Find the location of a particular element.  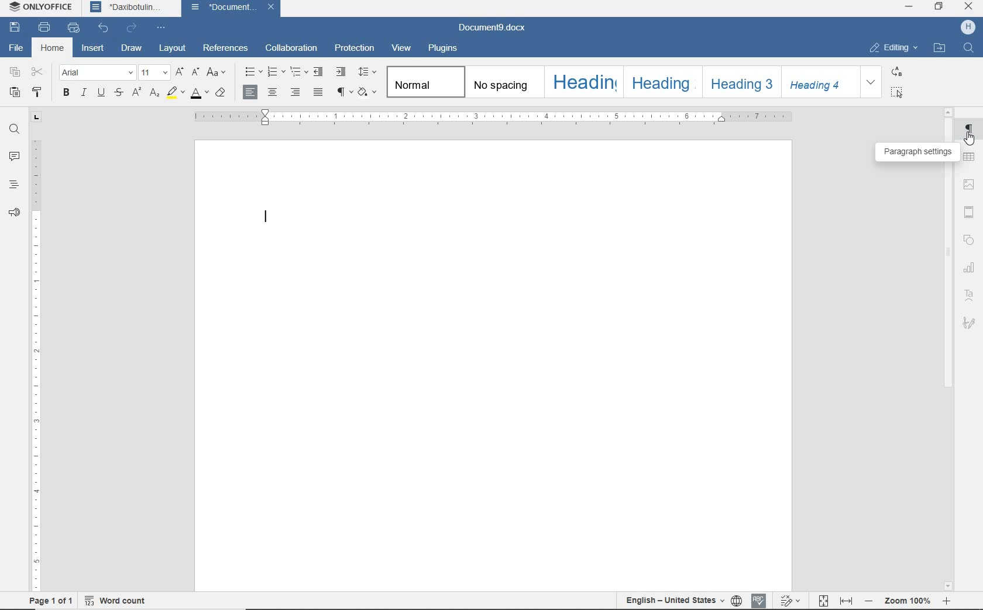

Document9.docx is located at coordinates (491, 28).